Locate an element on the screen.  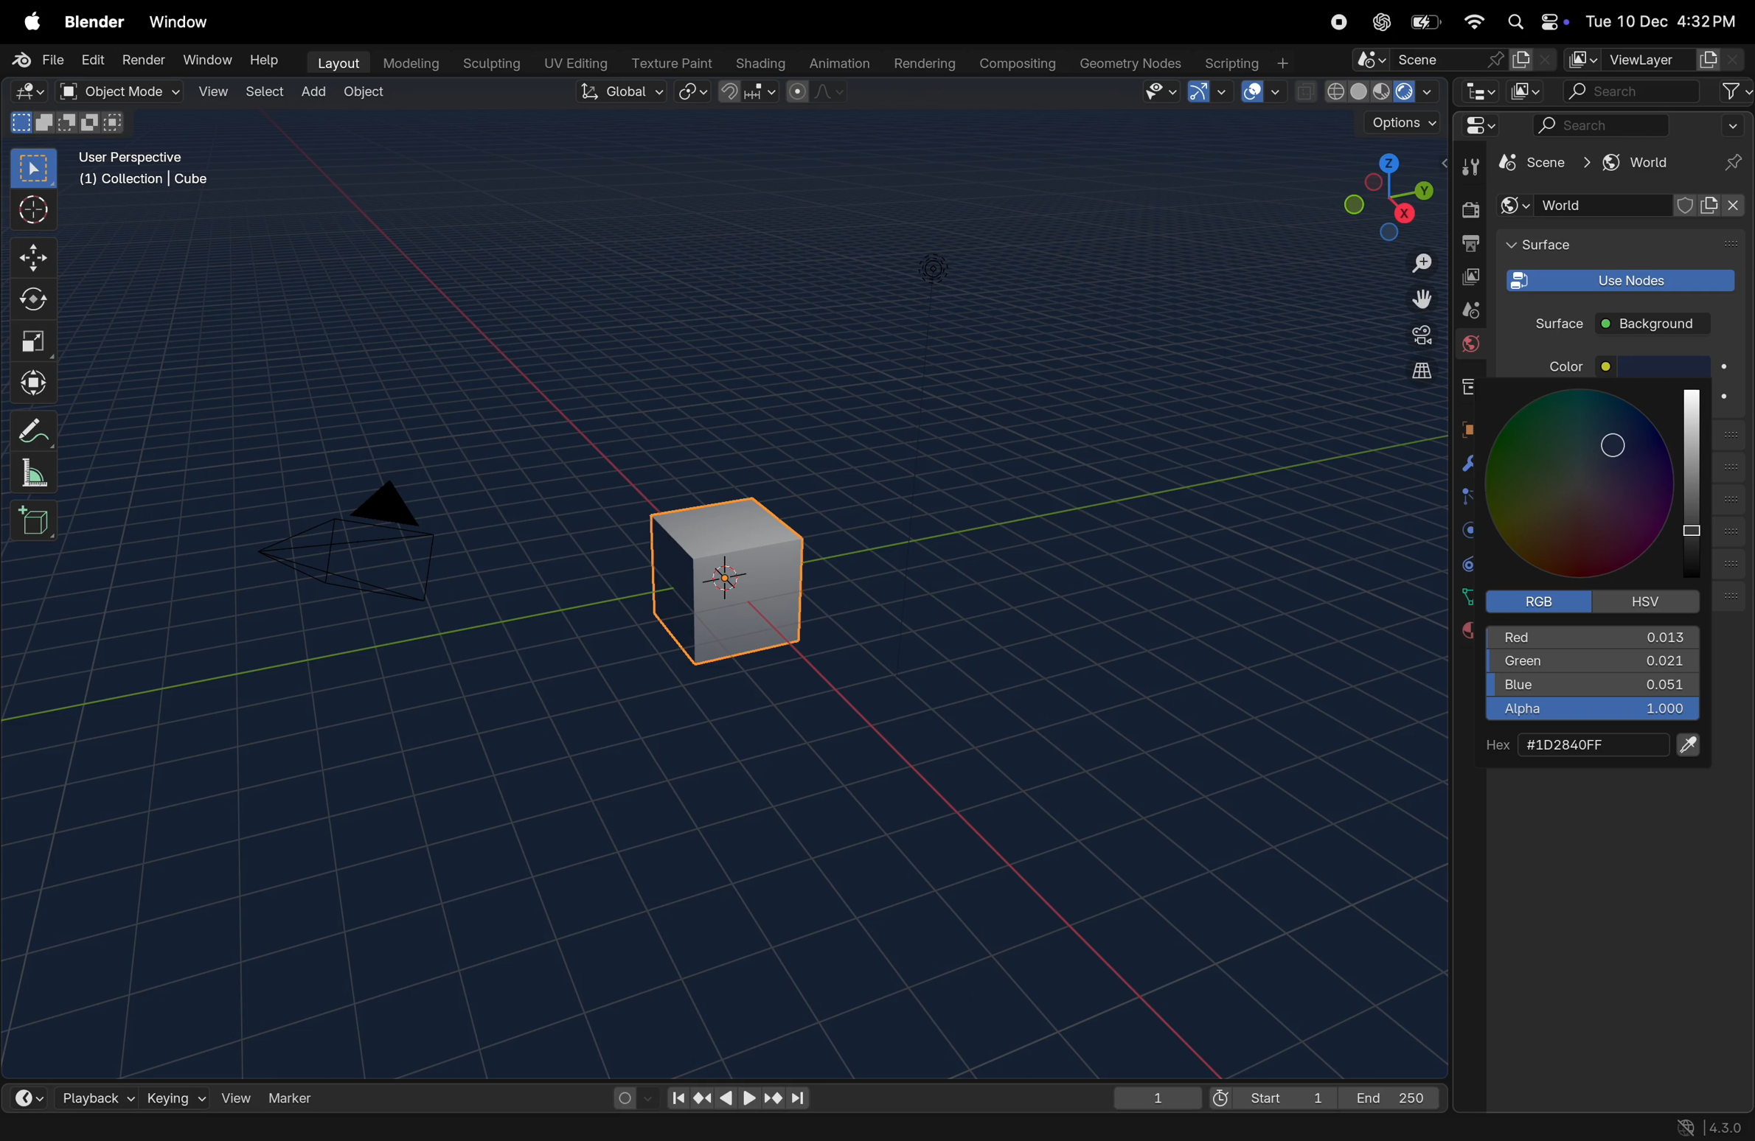
Geometry notes is located at coordinates (1128, 63).